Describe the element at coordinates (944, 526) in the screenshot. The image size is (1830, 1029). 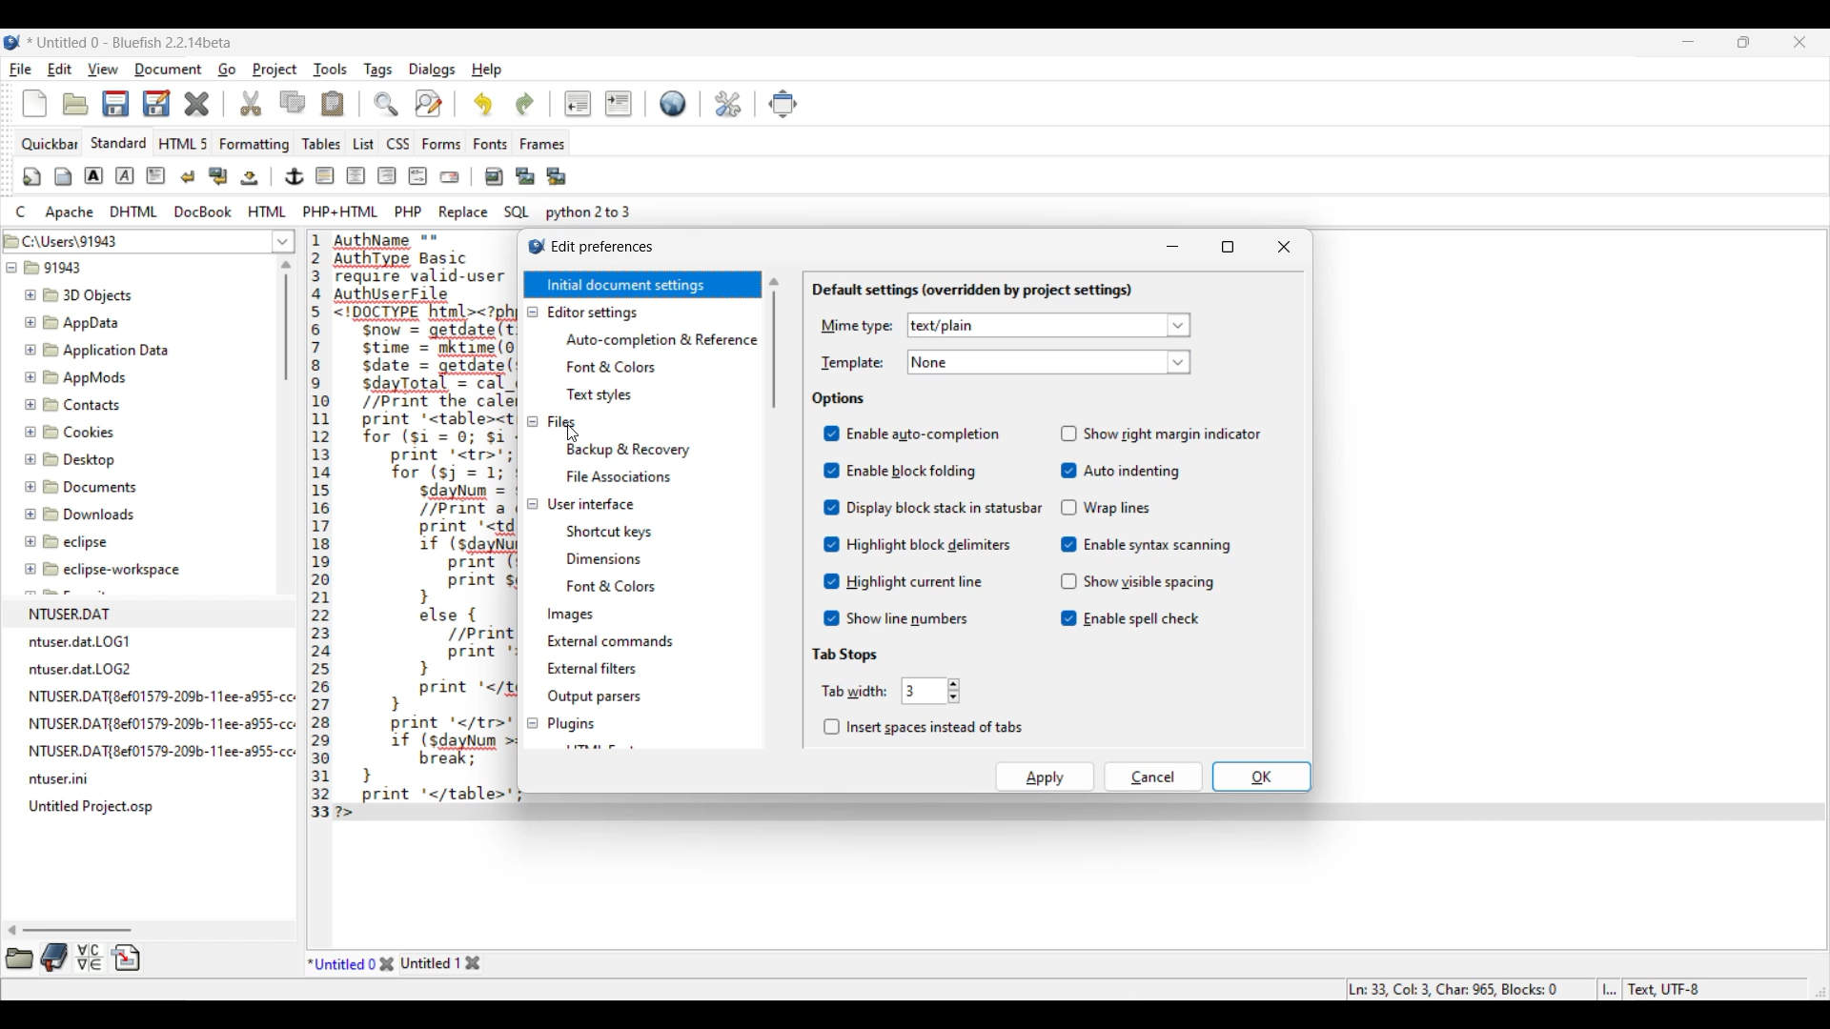
I see `Toggle settings` at that location.